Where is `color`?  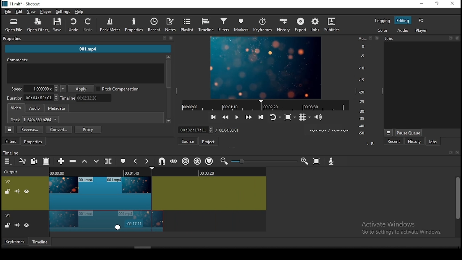 color is located at coordinates (382, 30).